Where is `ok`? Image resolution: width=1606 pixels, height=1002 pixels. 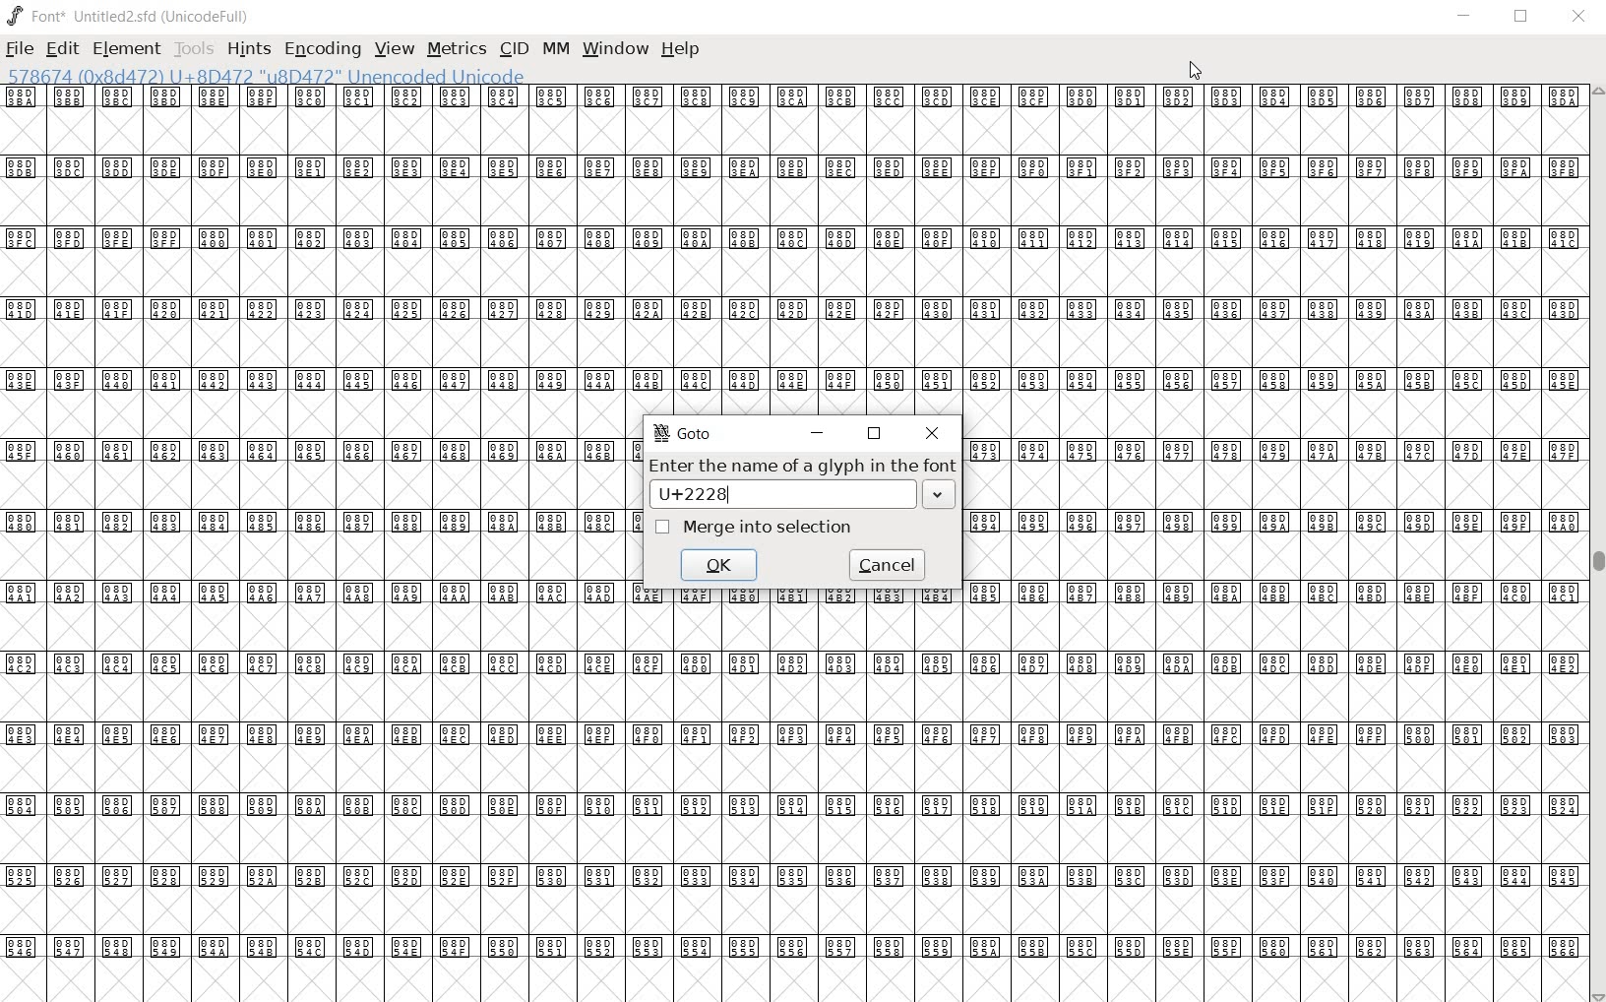
ok is located at coordinates (718, 566).